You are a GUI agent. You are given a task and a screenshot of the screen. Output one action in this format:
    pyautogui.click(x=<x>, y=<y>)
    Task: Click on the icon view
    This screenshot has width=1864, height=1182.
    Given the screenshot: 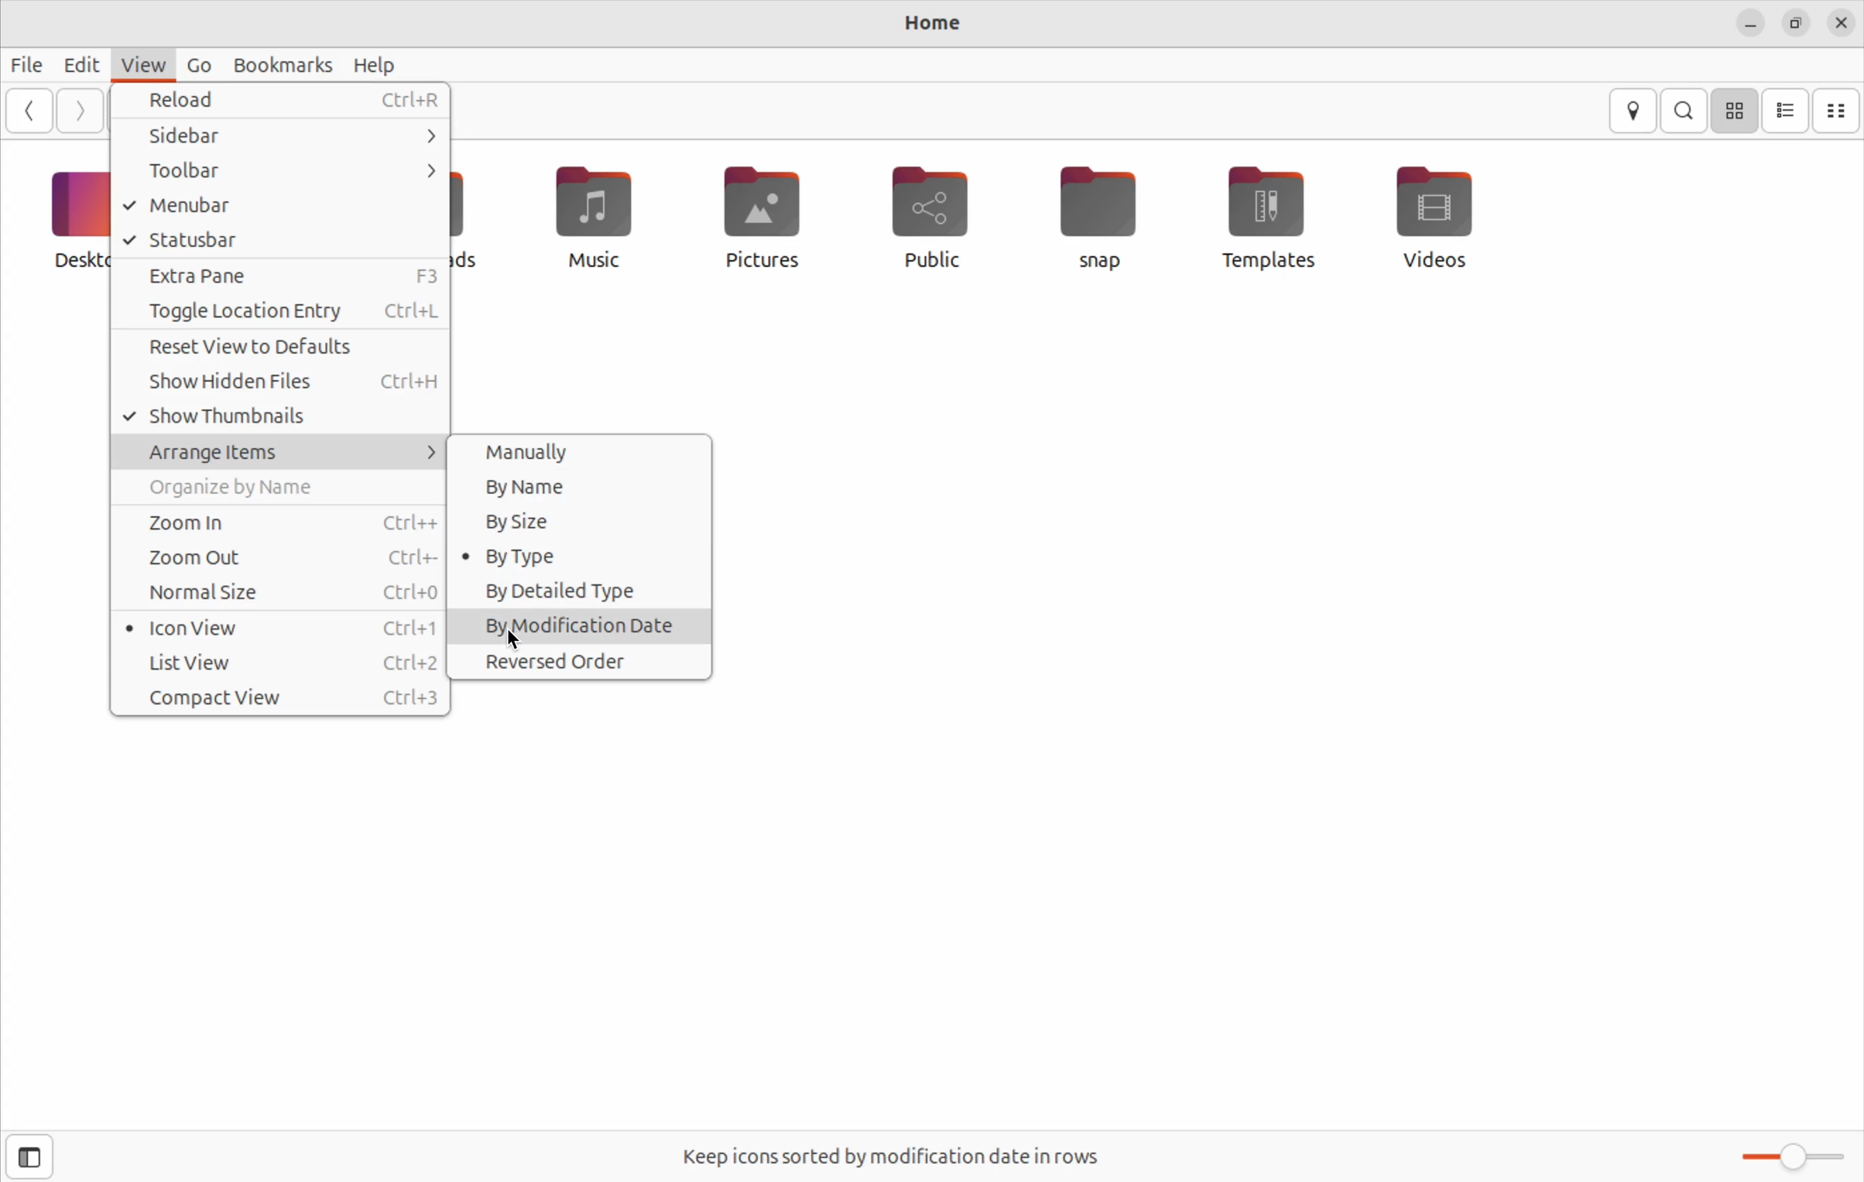 What is the action you would take?
    pyautogui.click(x=279, y=630)
    